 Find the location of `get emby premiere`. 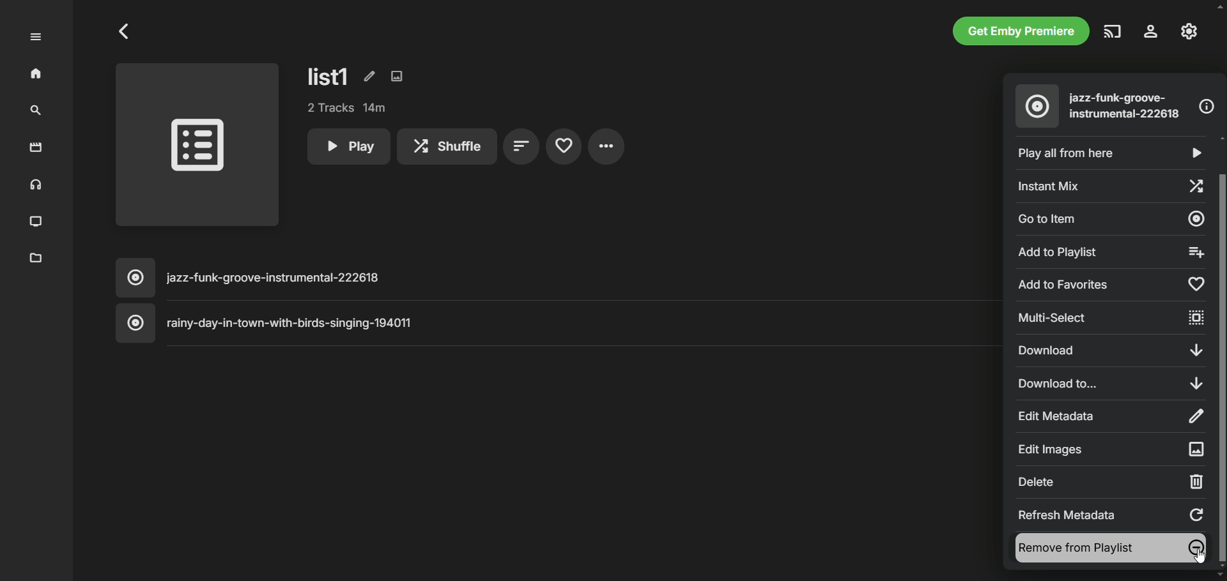

get emby premiere is located at coordinates (1021, 31).